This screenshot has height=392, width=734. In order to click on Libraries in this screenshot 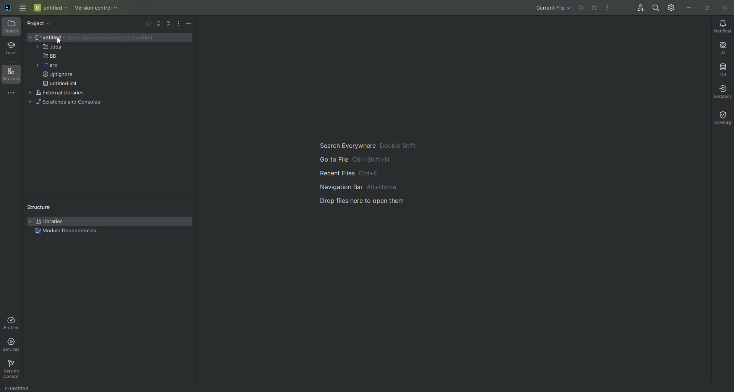, I will do `click(49, 222)`.